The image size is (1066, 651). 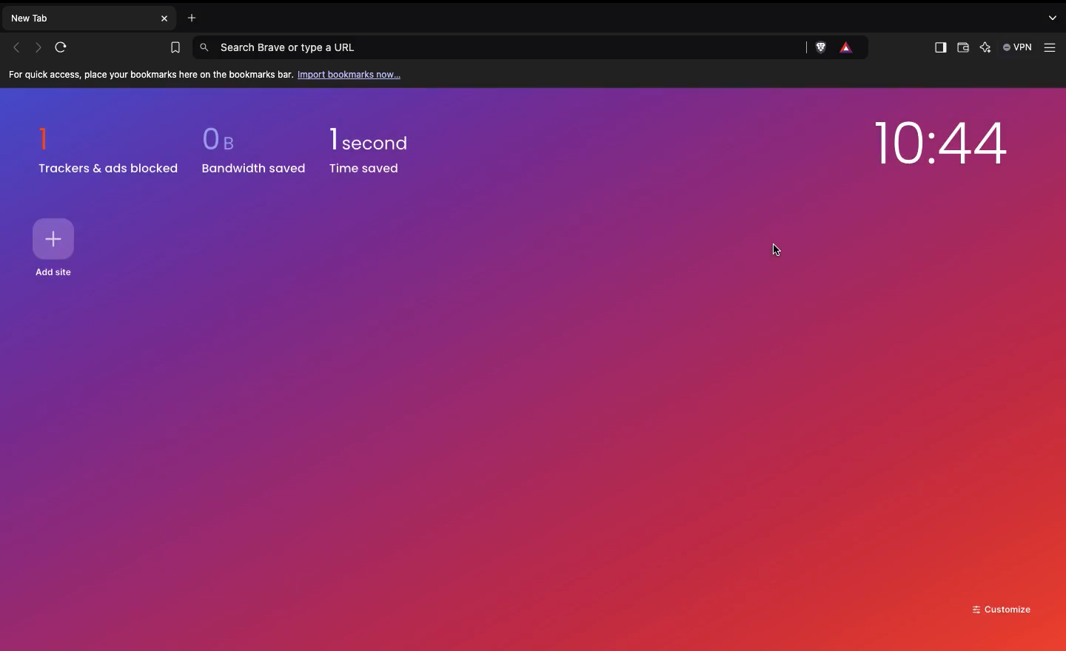 What do you see at coordinates (501, 47) in the screenshot?
I see `Search Brave or type a URL` at bounding box center [501, 47].